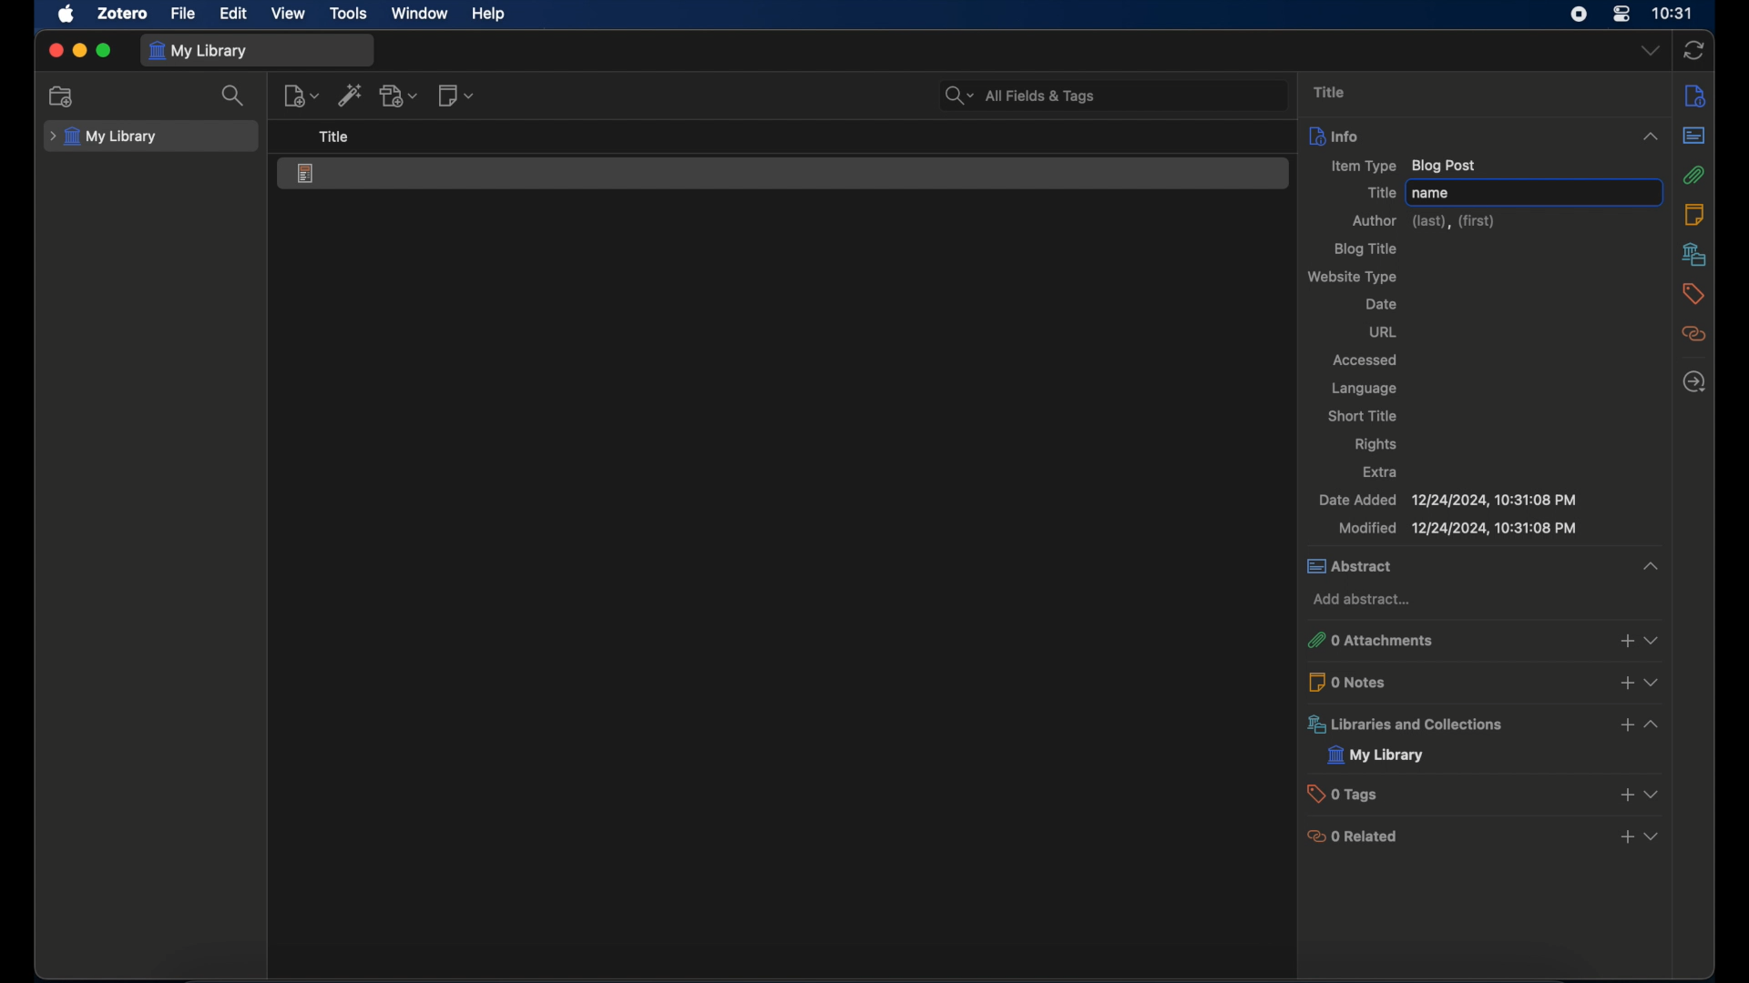 Image resolution: width=1749 pixels, height=983 pixels. What do you see at coordinates (1696, 95) in the screenshot?
I see `info` at bounding box center [1696, 95].